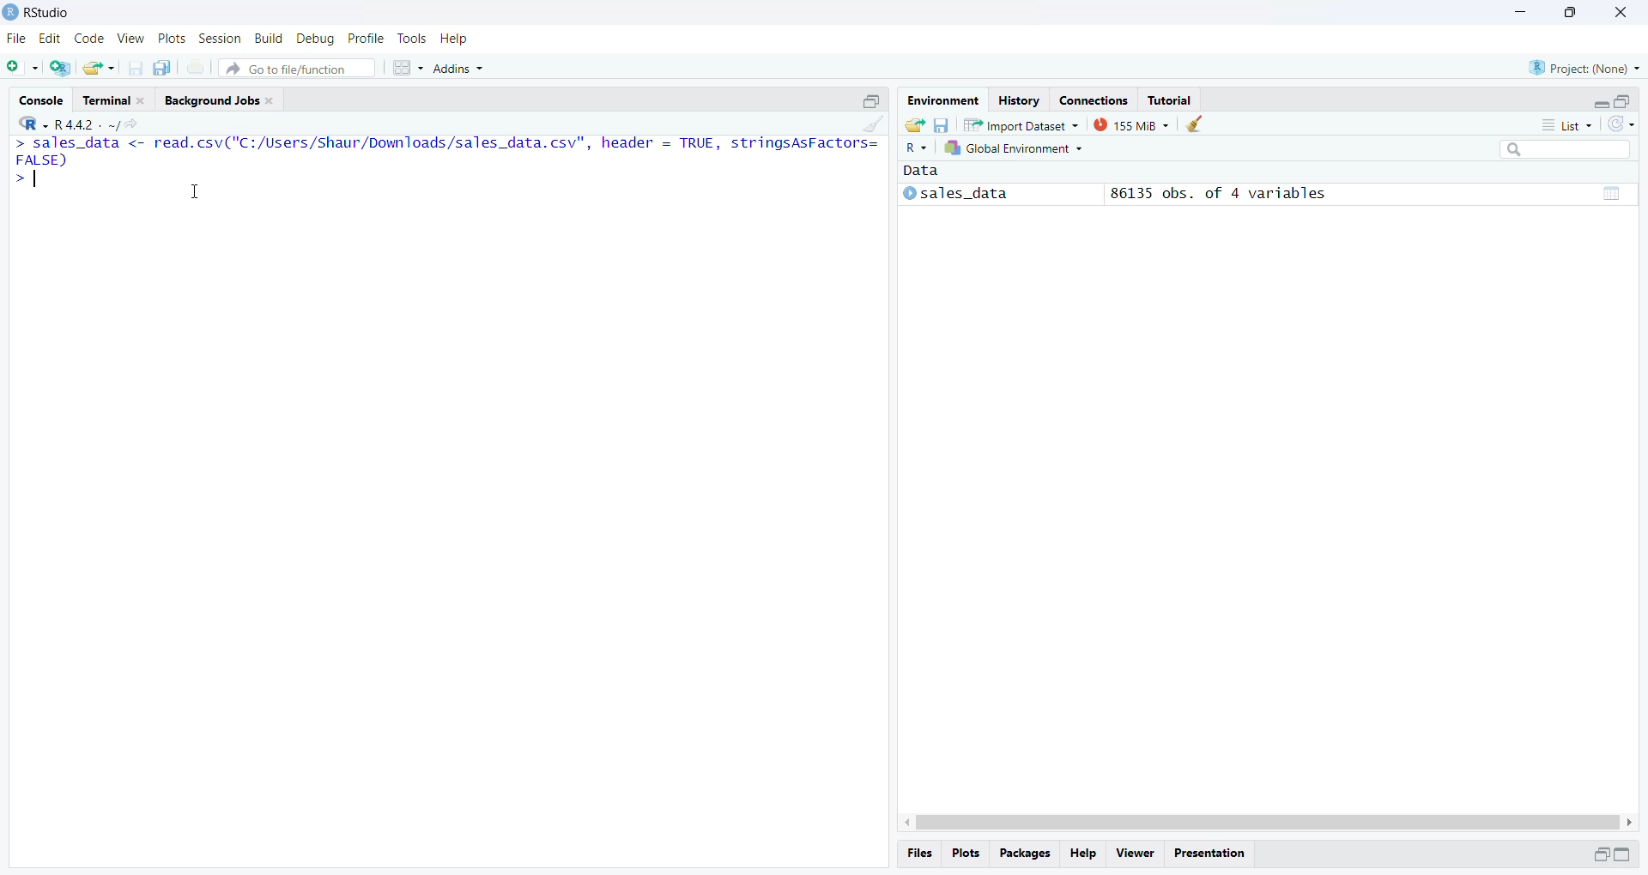 The image size is (1648, 875). Describe the element at coordinates (63, 68) in the screenshot. I see `Create a Project` at that location.